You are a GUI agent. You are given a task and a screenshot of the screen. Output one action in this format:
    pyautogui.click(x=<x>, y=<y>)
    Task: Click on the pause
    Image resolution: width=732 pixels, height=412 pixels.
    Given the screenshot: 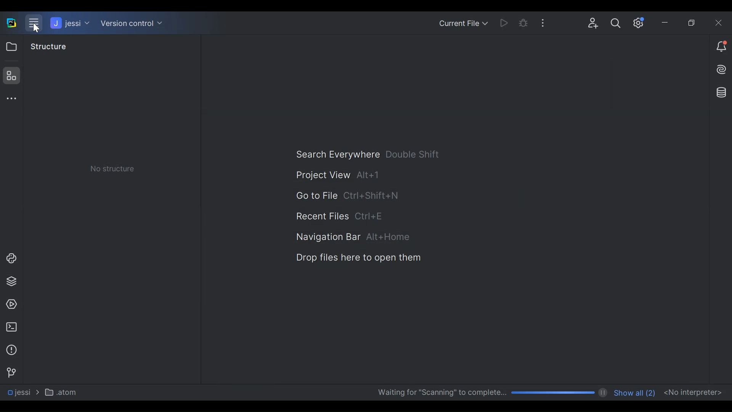 What is the action you would take?
    pyautogui.click(x=604, y=392)
    